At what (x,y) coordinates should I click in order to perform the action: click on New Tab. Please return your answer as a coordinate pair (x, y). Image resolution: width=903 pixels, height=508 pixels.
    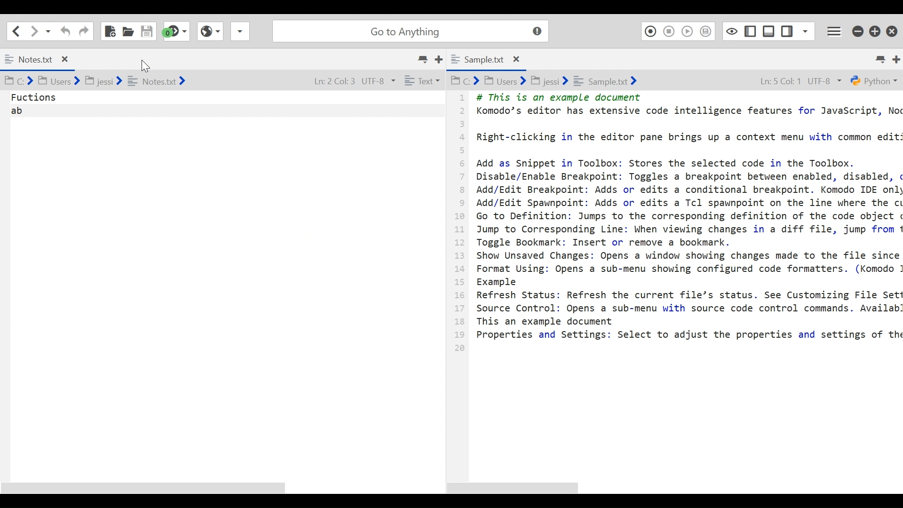
    Looking at the image, I should click on (443, 60).